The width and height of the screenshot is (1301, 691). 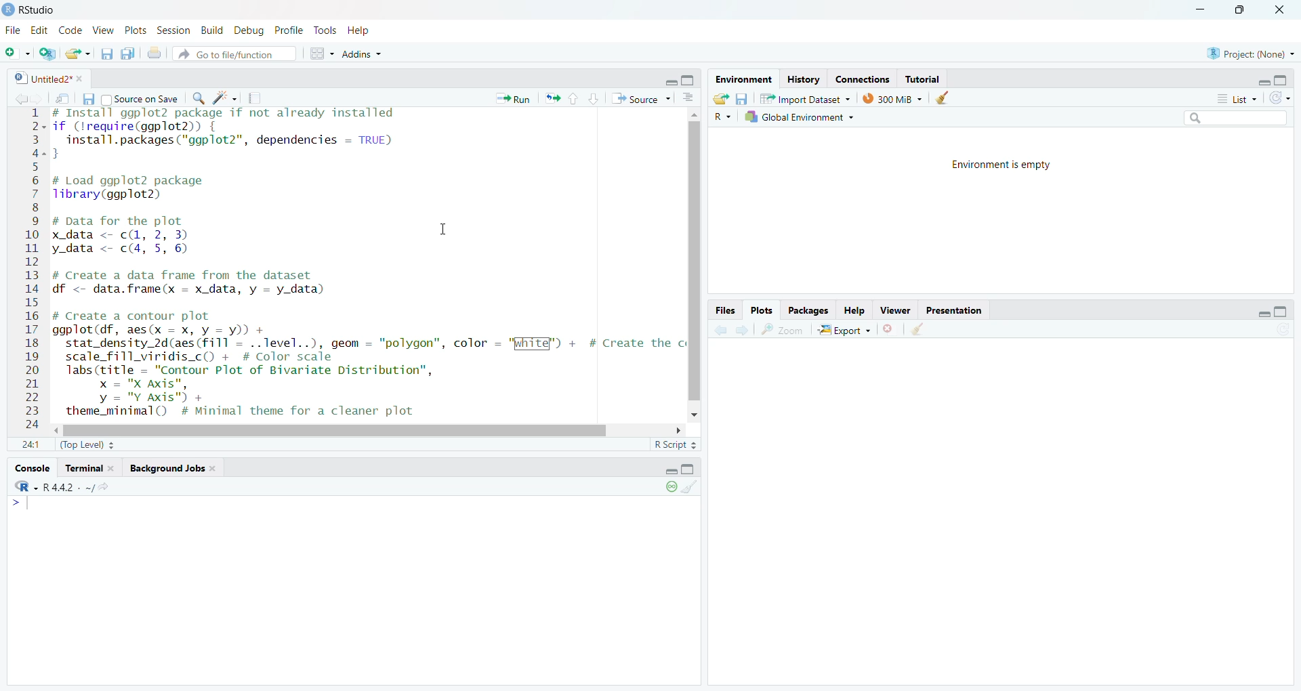 I want to click on save all open documents, so click(x=128, y=54).